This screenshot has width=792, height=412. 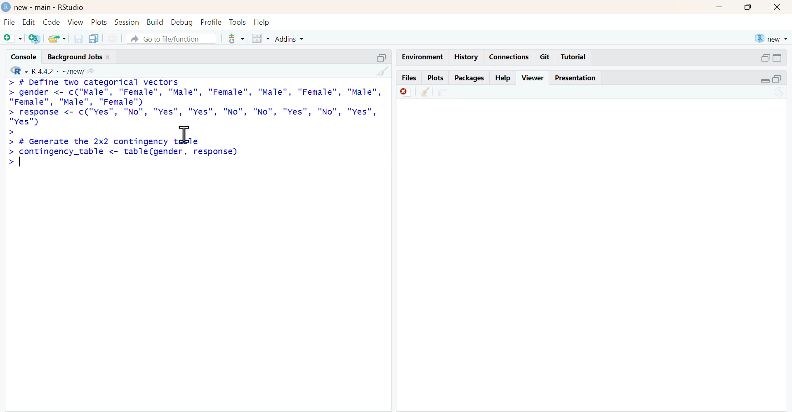 What do you see at coordinates (409, 77) in the screenshot?
I see `files` at bounding box center [409, 77].